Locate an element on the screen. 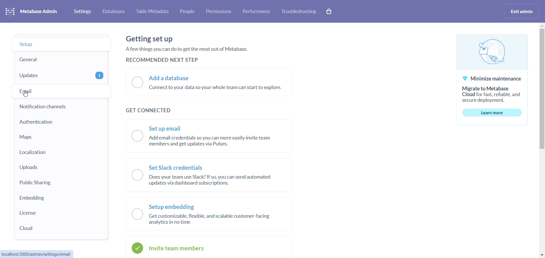  general is located at coordinates (54, 59).